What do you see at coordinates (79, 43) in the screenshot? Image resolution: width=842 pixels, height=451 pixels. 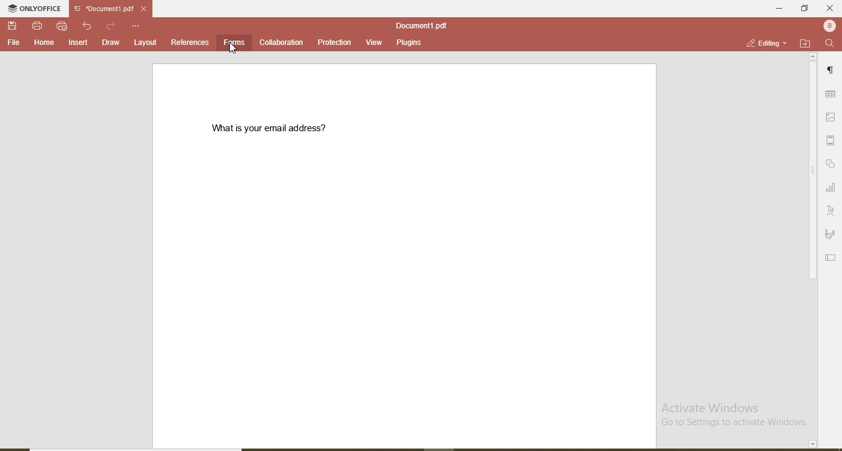 I see `insert` at bounding box center [79, 43].